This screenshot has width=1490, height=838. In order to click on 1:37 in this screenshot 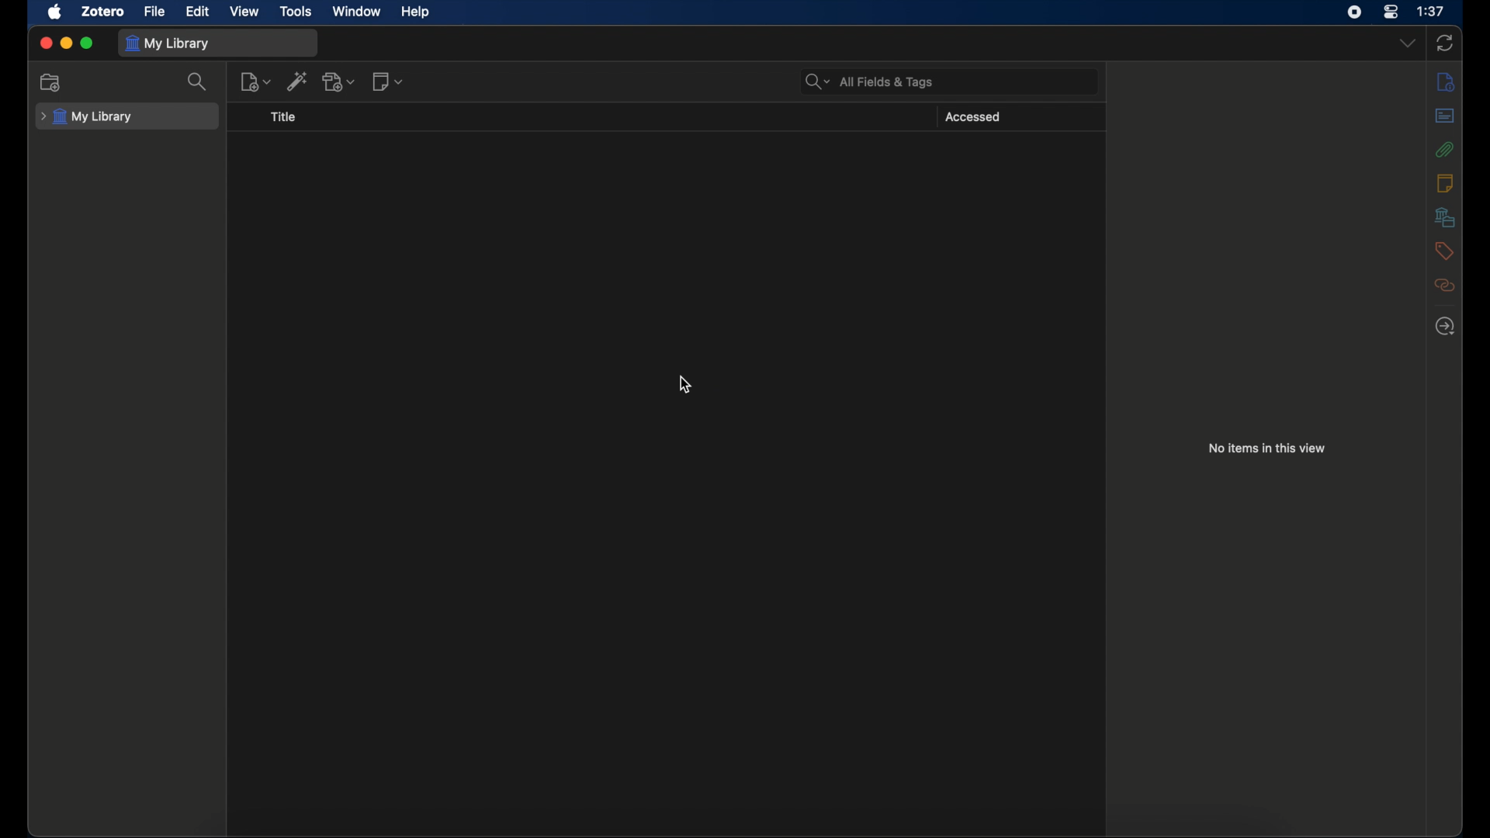, I will do `click(1430, 11)`.